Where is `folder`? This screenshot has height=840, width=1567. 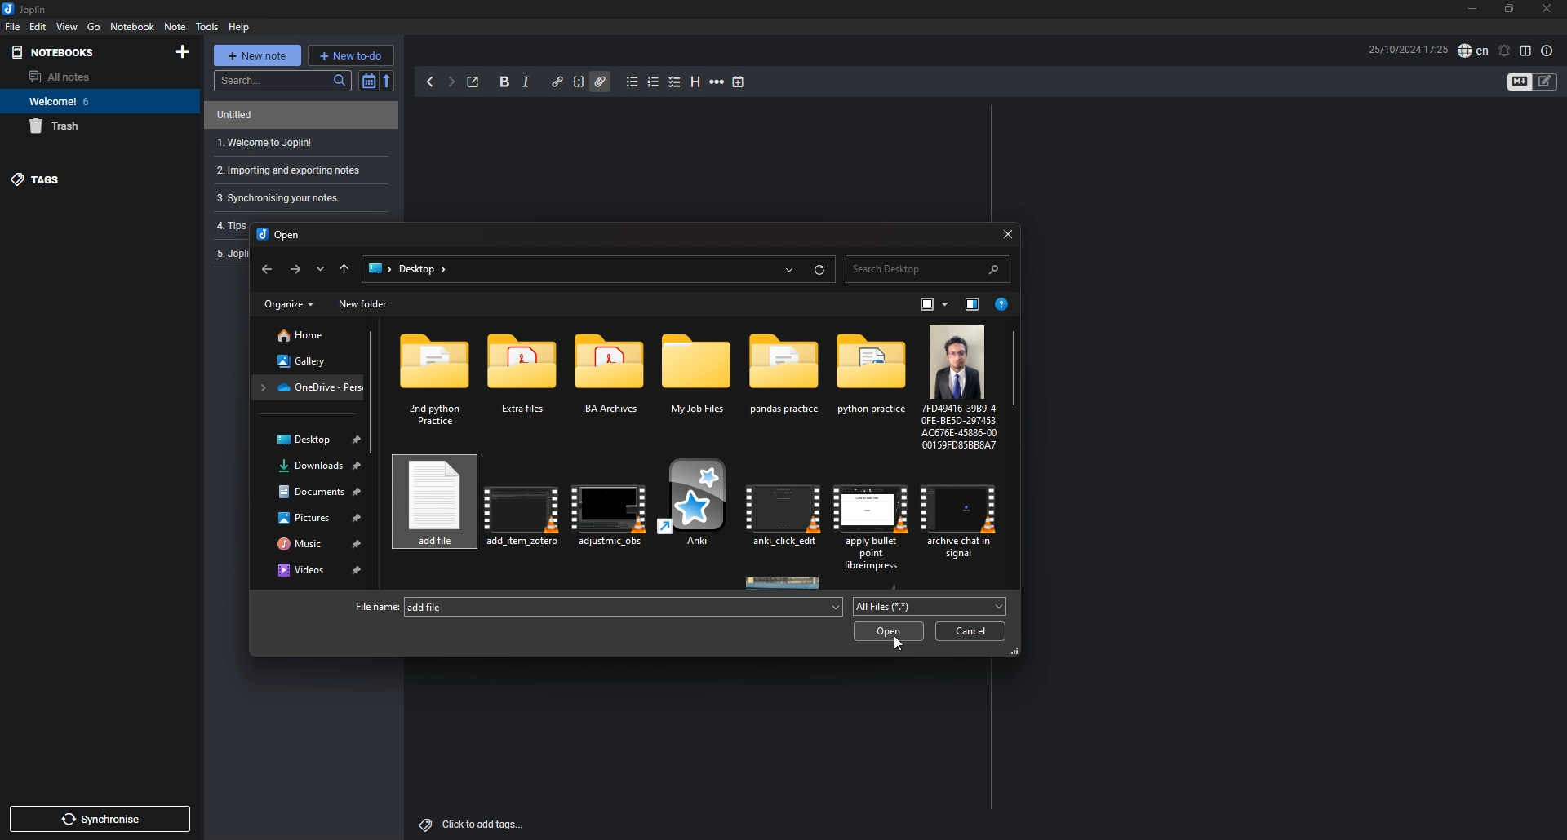
folder is located at coordinates (309, 386).